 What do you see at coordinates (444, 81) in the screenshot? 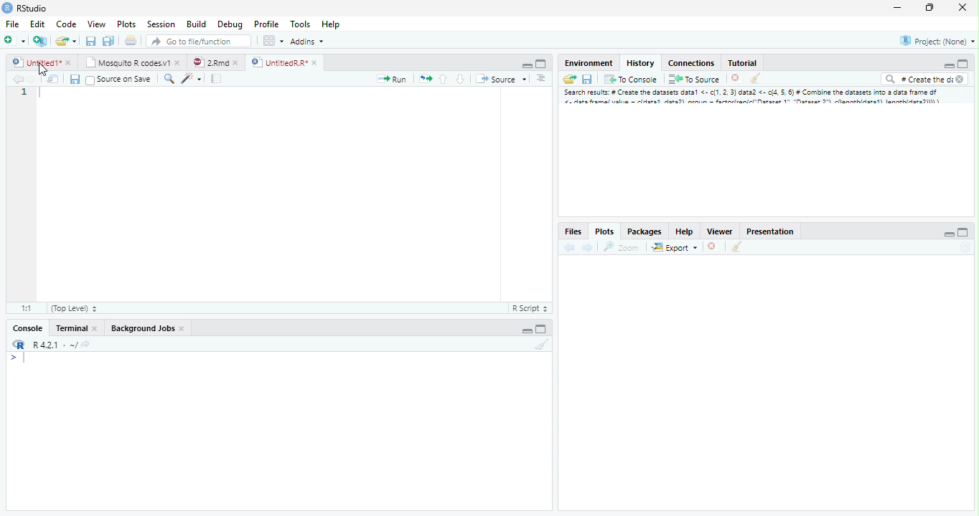
I see `Go to the previous section` at bounding box center [444, 81].